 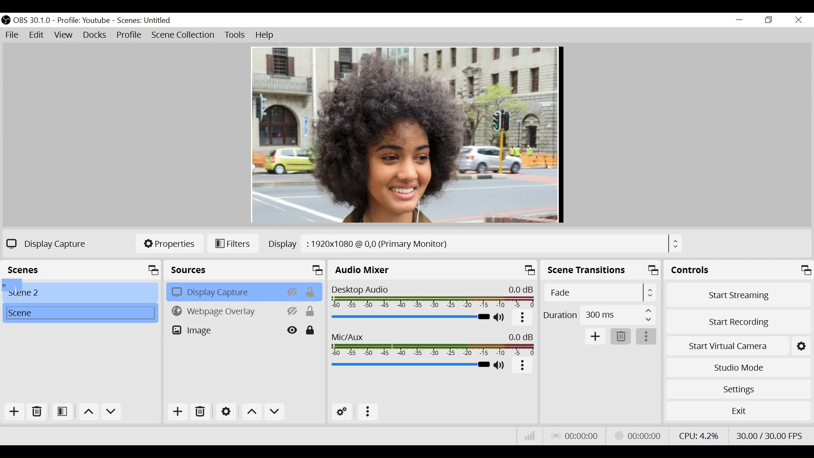 I want to click on (un)lock, so click(x=311, y=330).